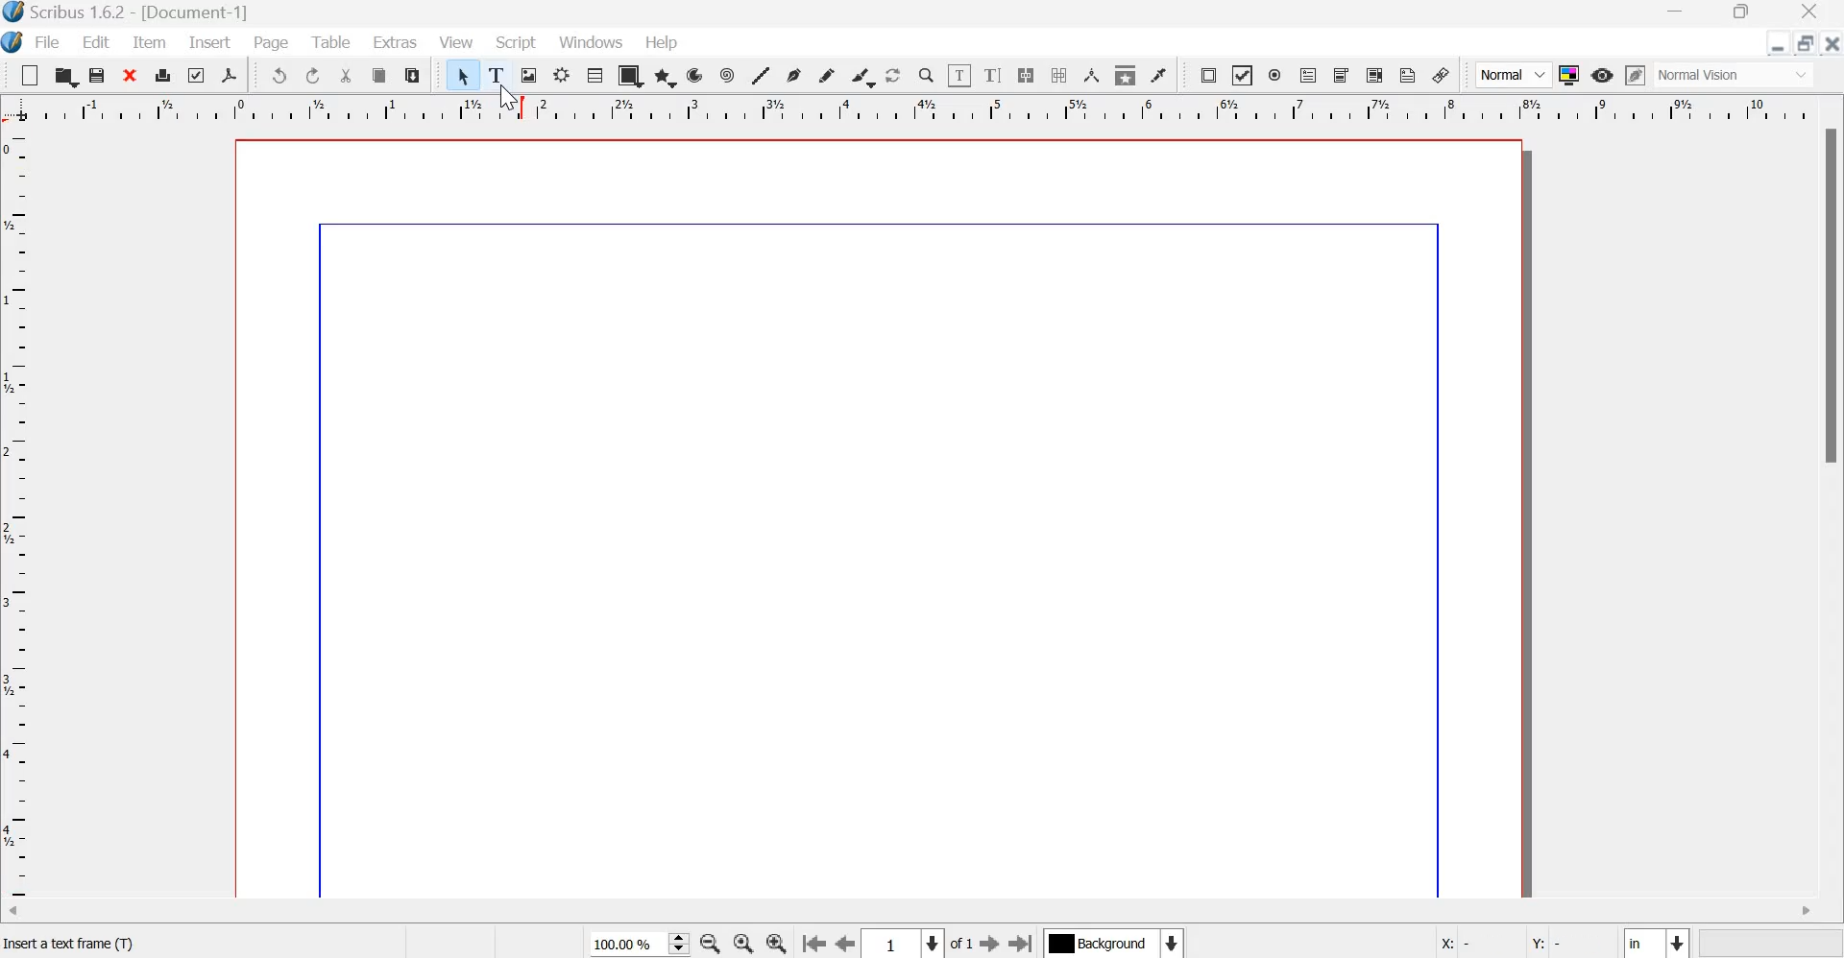 The height and width of the screenshot is (958, 1844). Describe the element at coordinates (210, 42) in the screenshot. I see `Insert` at that location.